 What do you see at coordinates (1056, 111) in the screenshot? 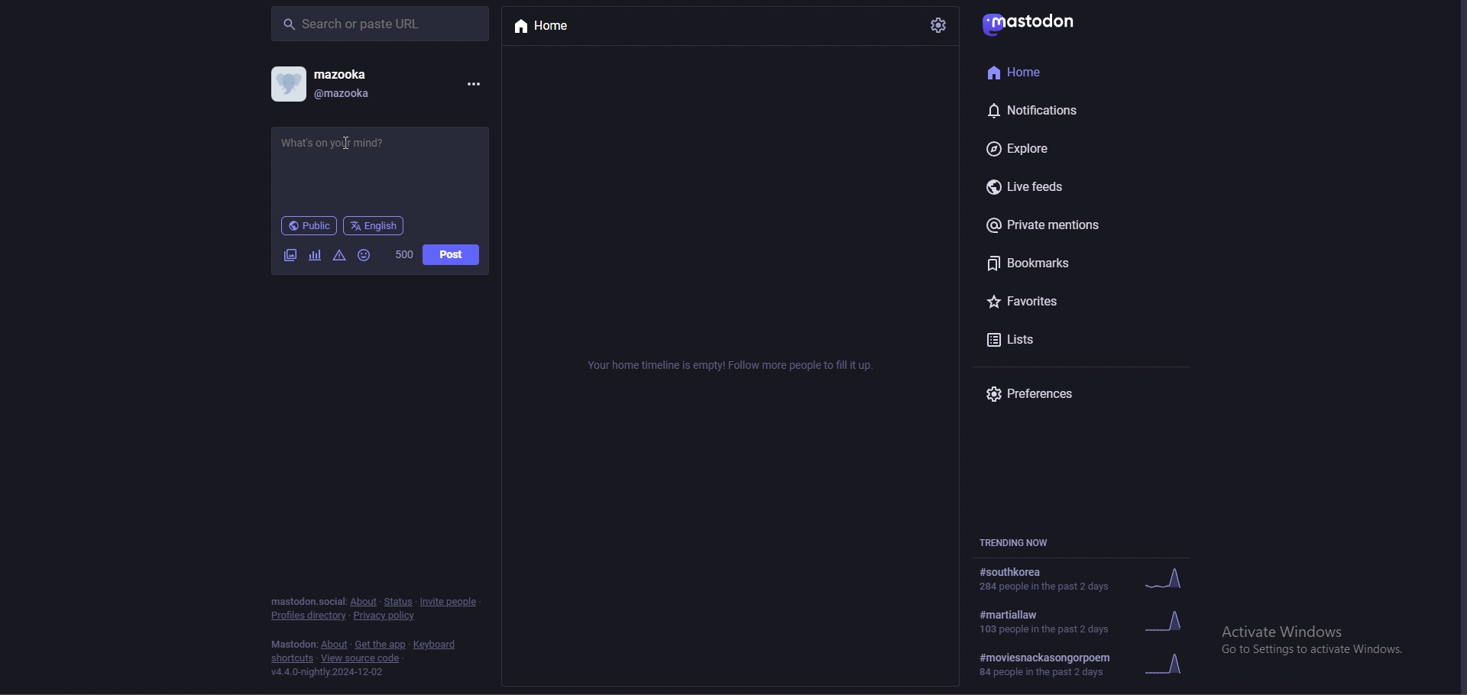
I see `notifications` at bounding box center [1056, 111].